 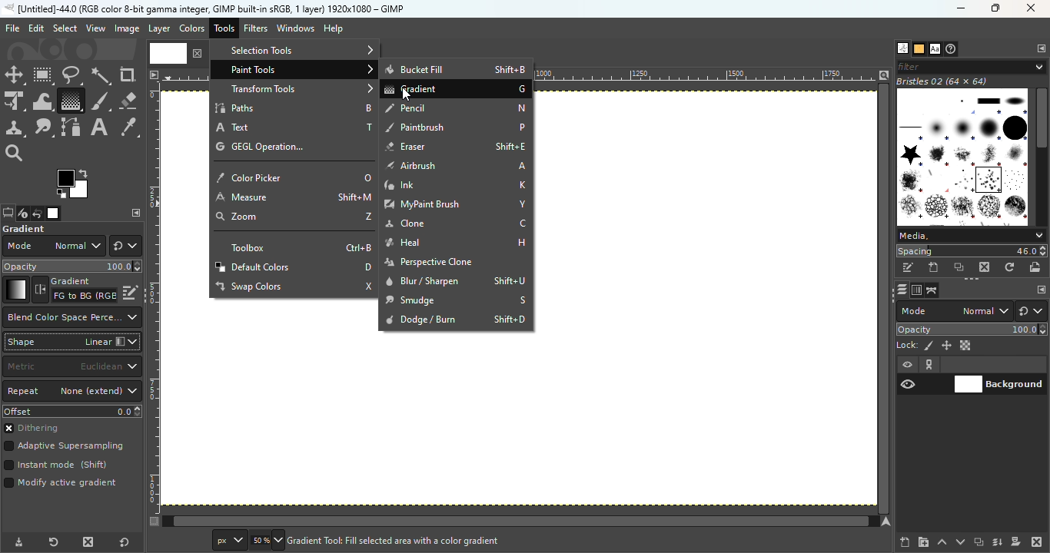 I want to click on My paint brush, so click(x=454, y=204).